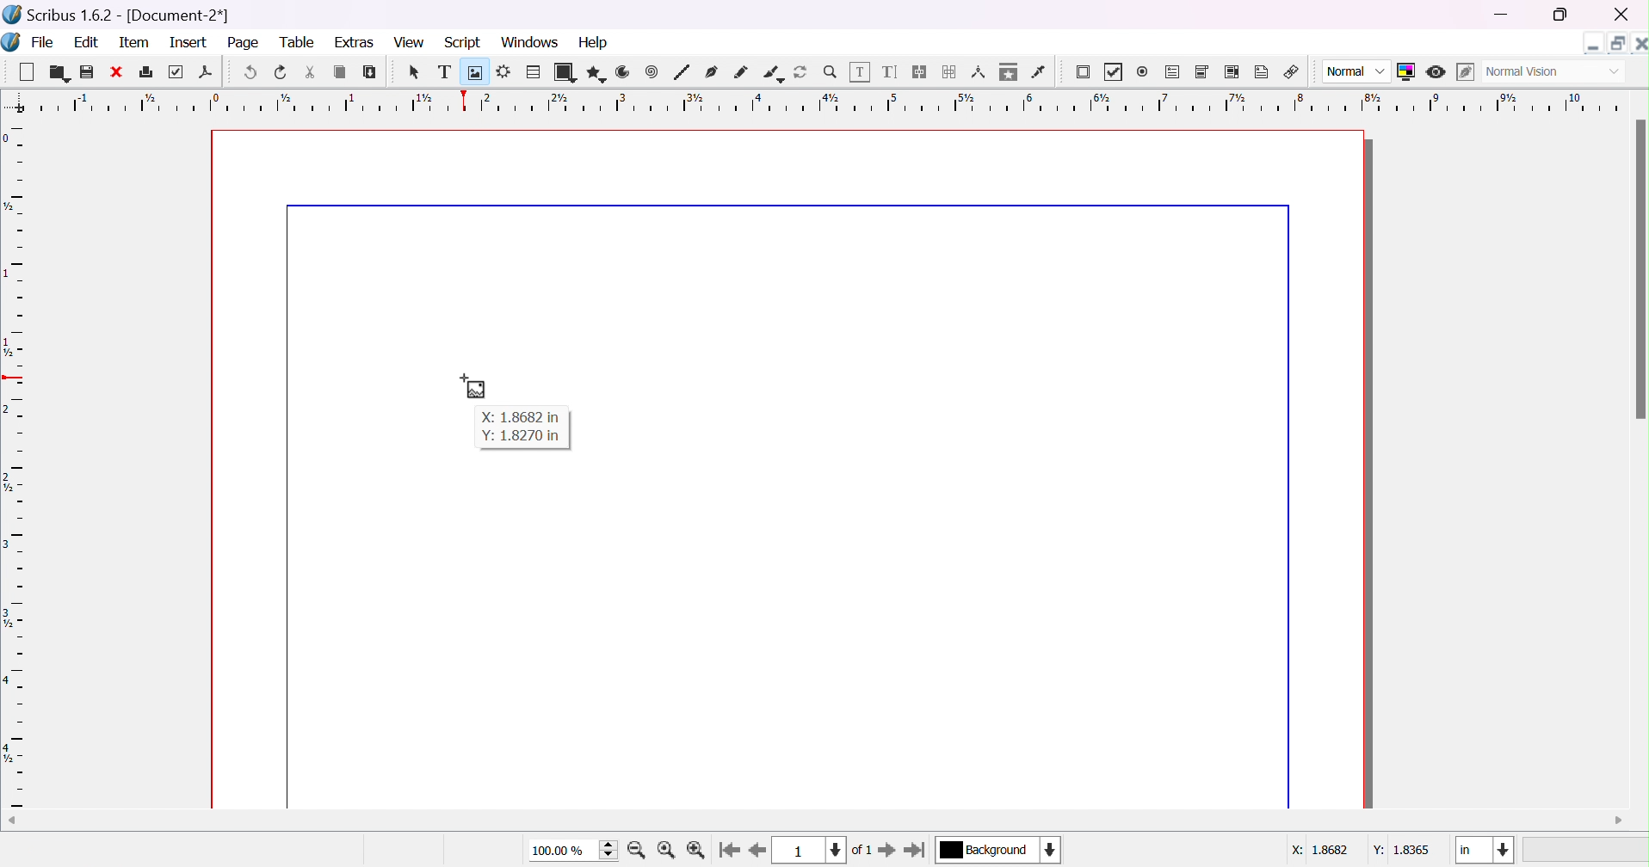 This screenshot has width=1649, height=867. What do you see at coordinates (825, 850) in the screenshot?
I see `current page` at bounding box center [825, 850].